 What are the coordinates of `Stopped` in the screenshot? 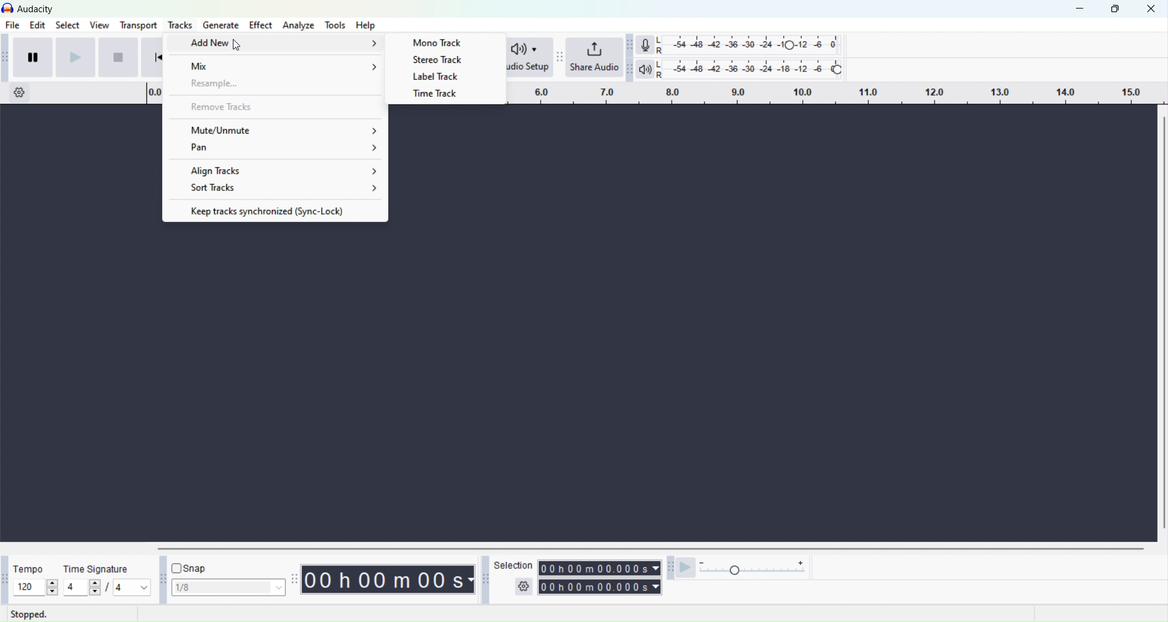 It's located at (34, 614).